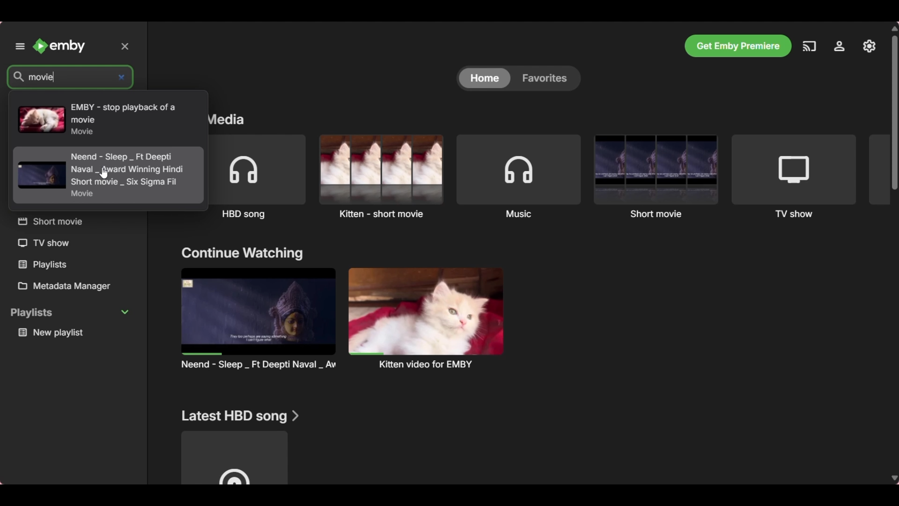 Image resolution: width=899 pixels, height=506 pixels. Describe the element at coordinates (110, 116) in the screenshot. I see `Search results with the keyword mentioned in search` at that location.